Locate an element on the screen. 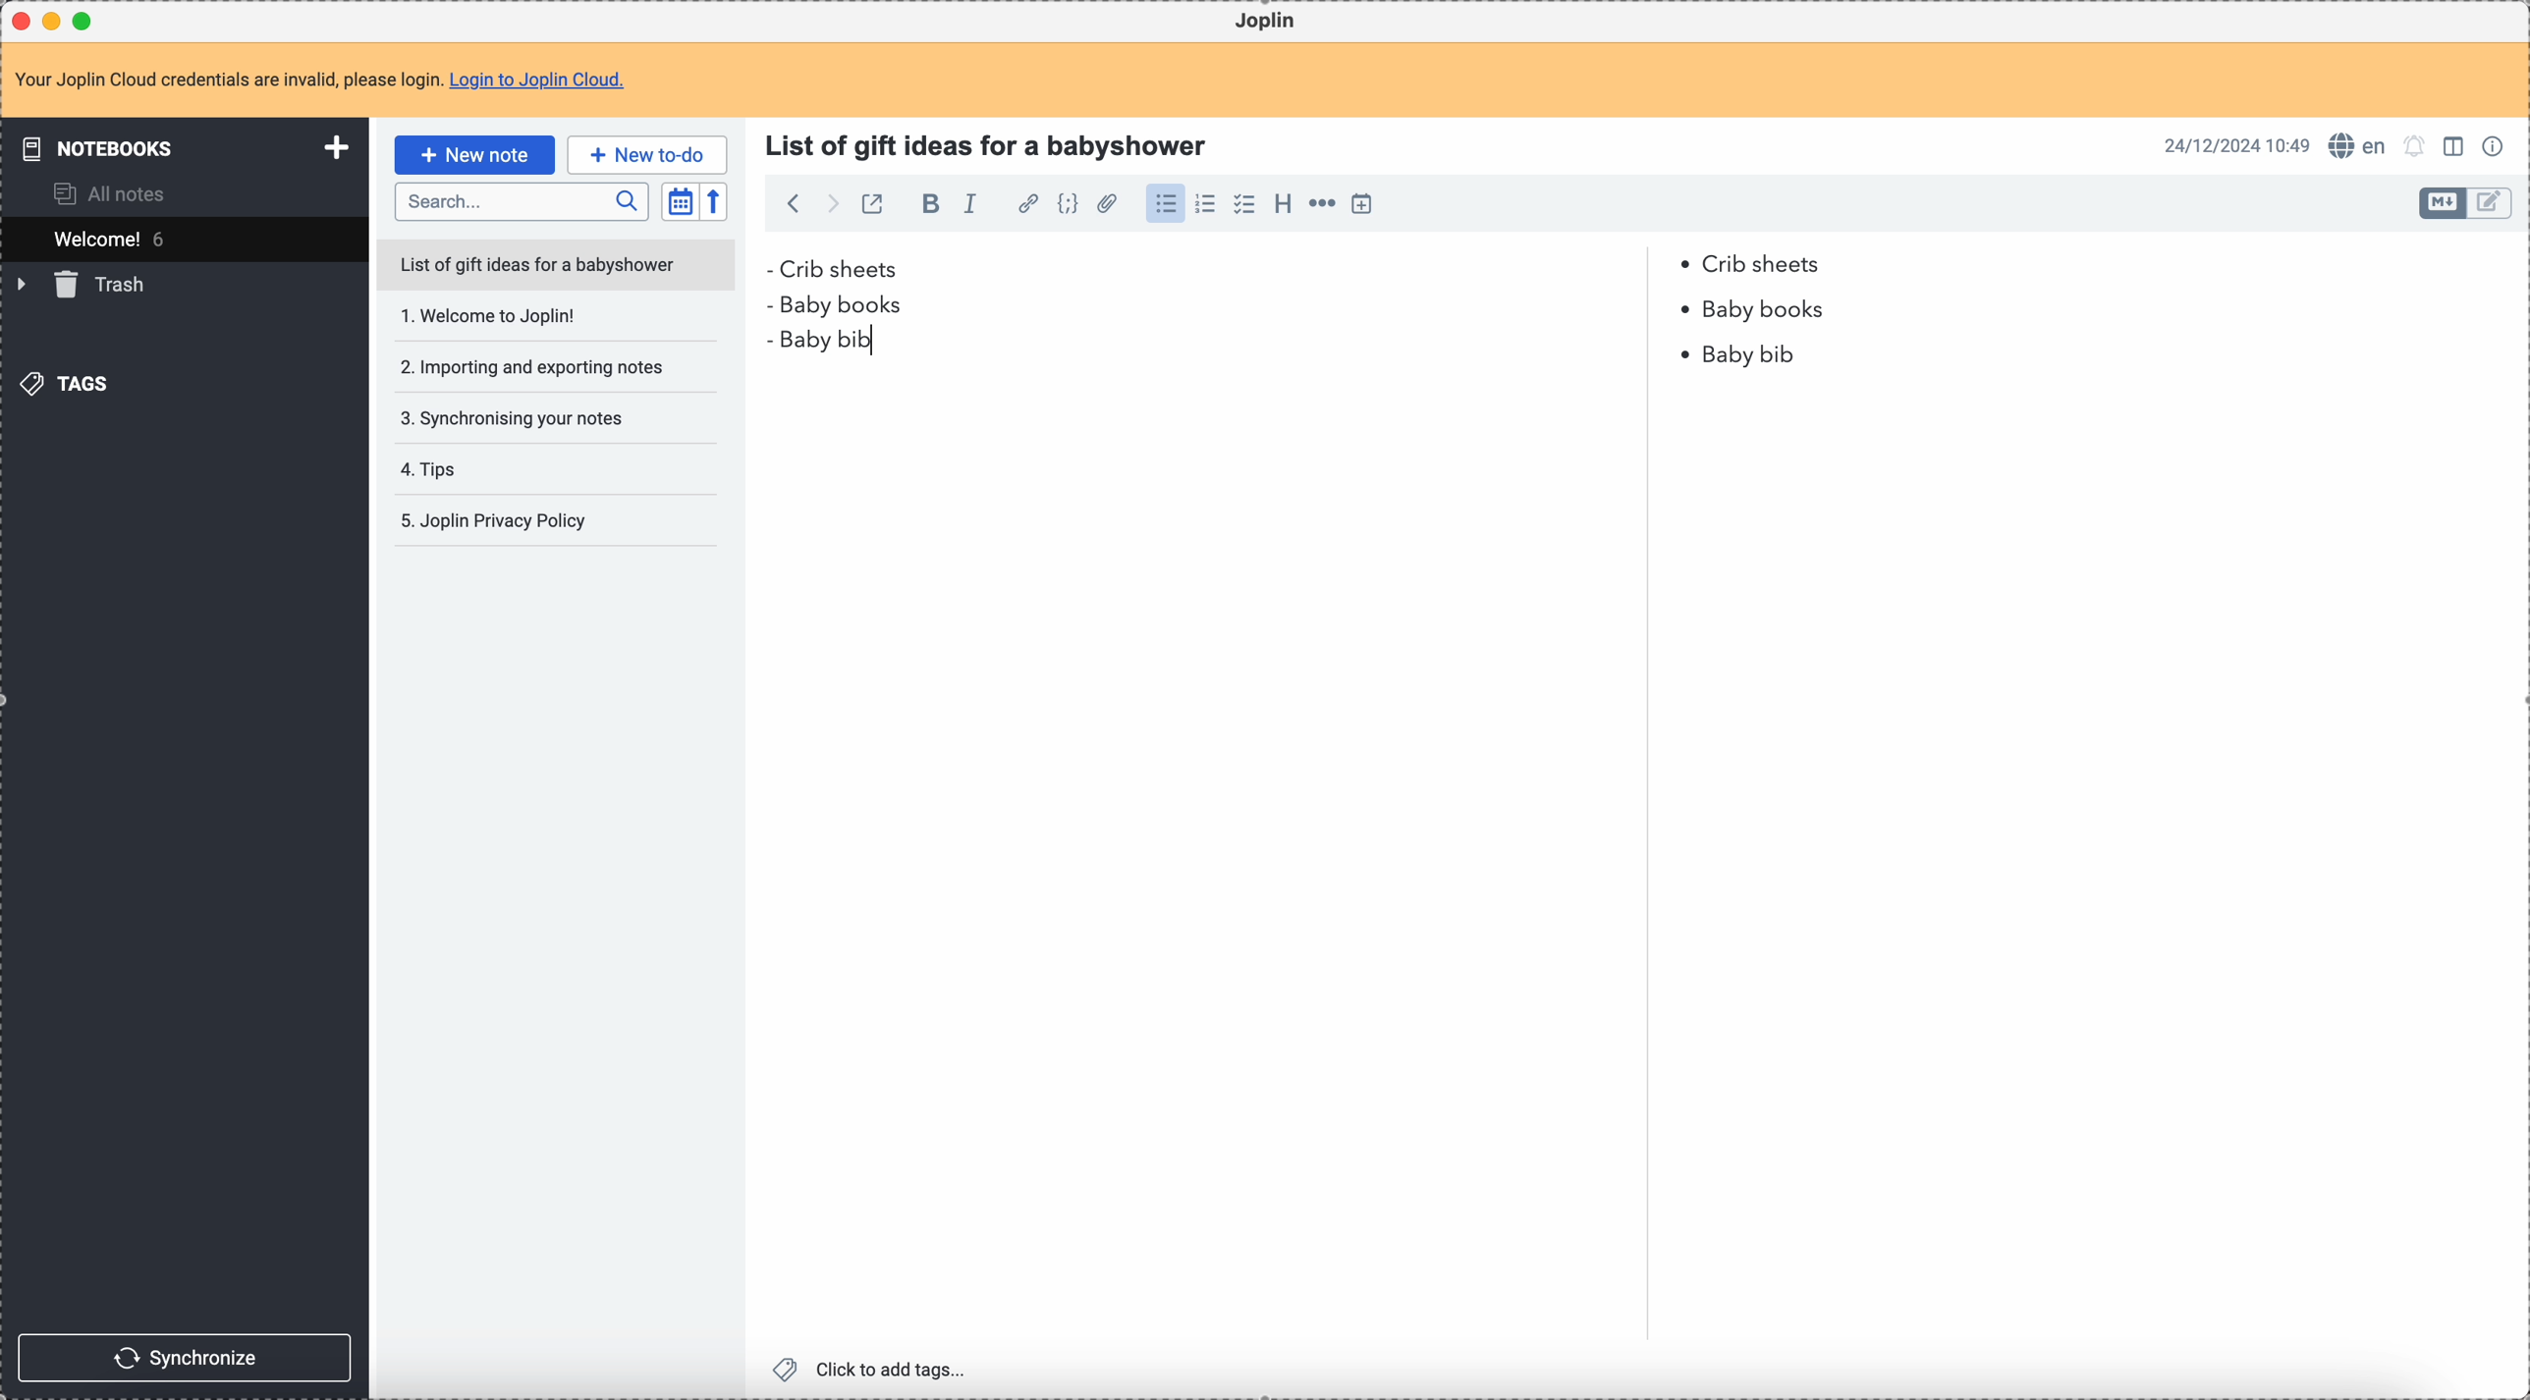  baby books is located at coordinates (854, 306).